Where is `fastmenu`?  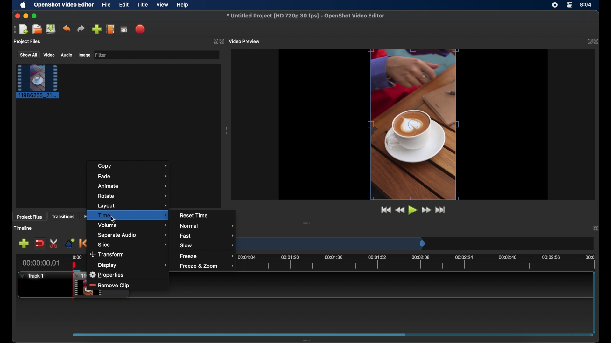 fastmenu is located at coordinates (207, 236).